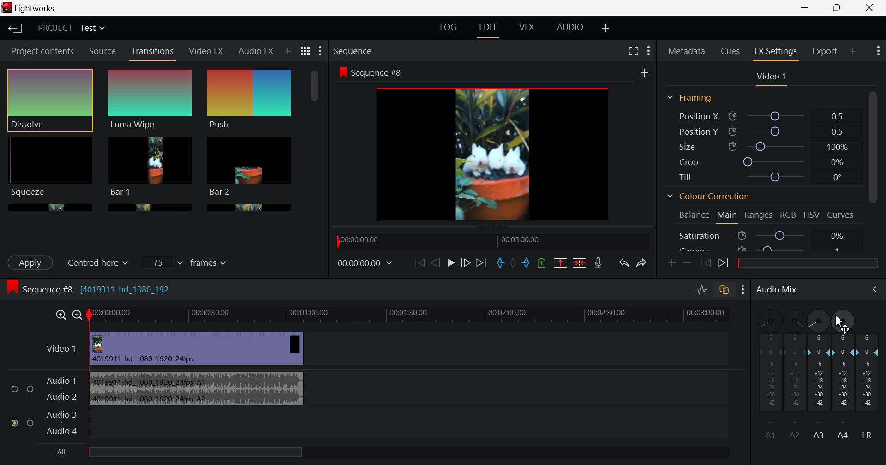 The image size is (886, 465). Describe the element at coordinates (763, 161) in the screenshot. I see `Crop` at that location.